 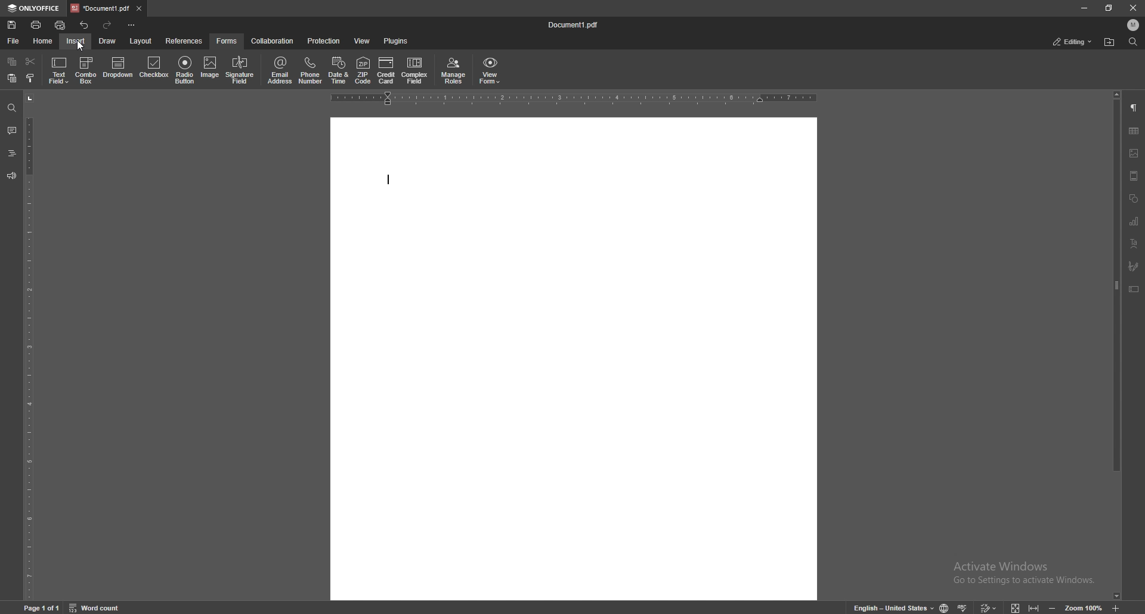 What do you see at coordinates (573, 359) in the screenshot?
I see `document` at bounding box center [573, 359].